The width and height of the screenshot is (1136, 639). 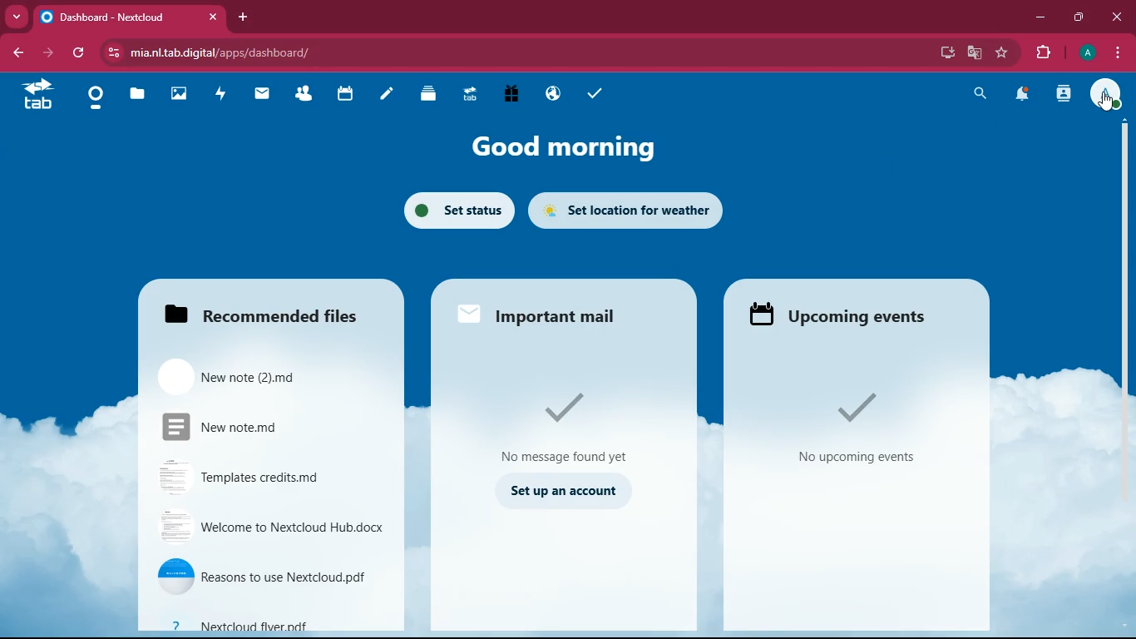 I want to click on layers, so click(x=430, y=96).